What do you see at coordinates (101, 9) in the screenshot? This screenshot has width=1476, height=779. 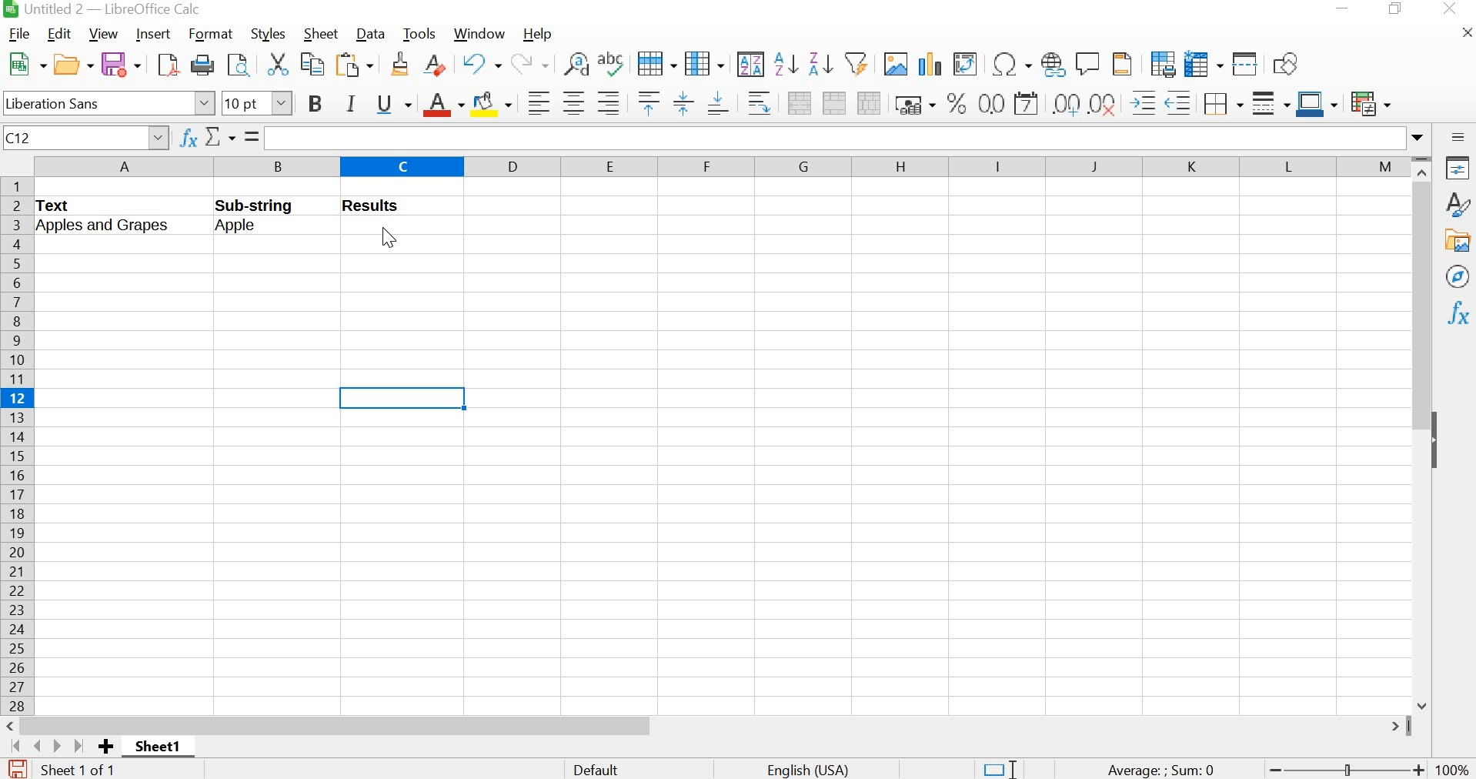 I see `file name` at bounding box center [101, 9].